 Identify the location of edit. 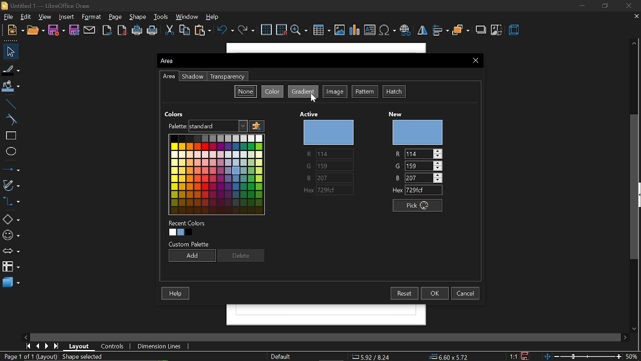
(26, 17).